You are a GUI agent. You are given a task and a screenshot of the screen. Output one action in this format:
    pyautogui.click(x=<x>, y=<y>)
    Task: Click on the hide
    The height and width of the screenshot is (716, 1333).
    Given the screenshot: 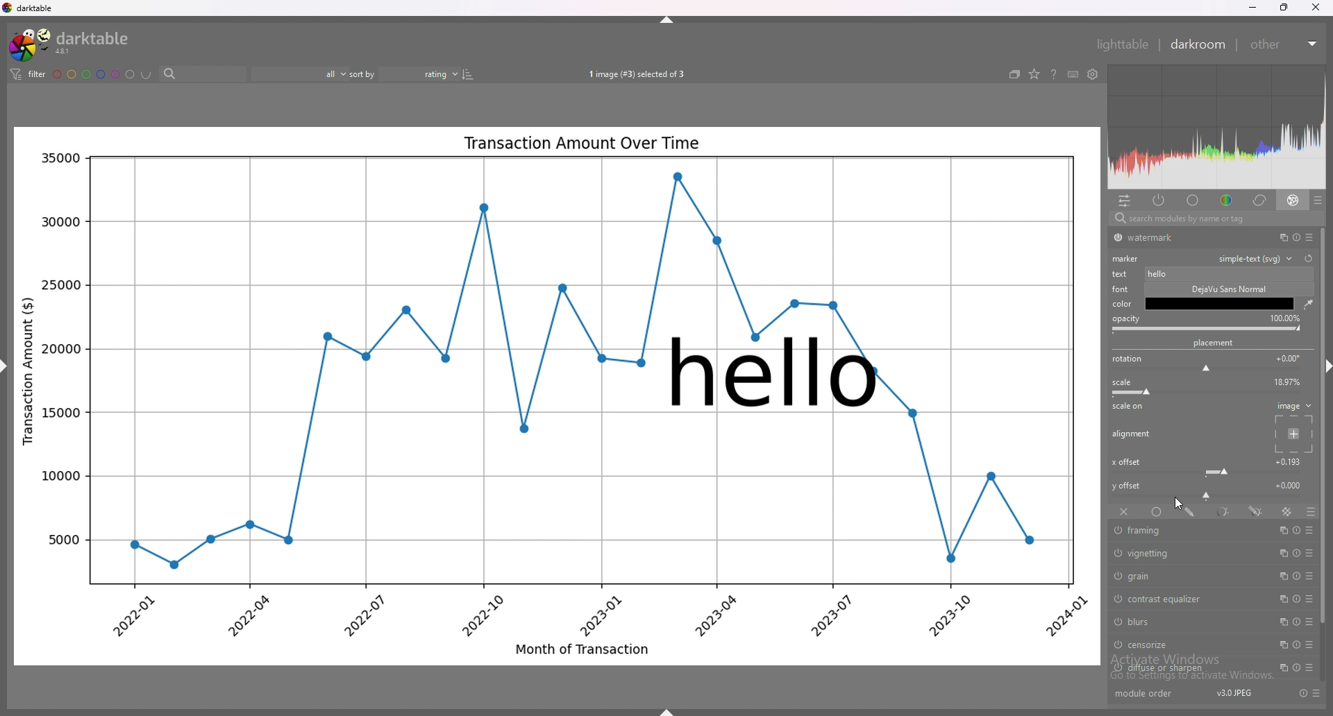 What is the action you would take?
    pyautogui.click(x=668, y=19)
    